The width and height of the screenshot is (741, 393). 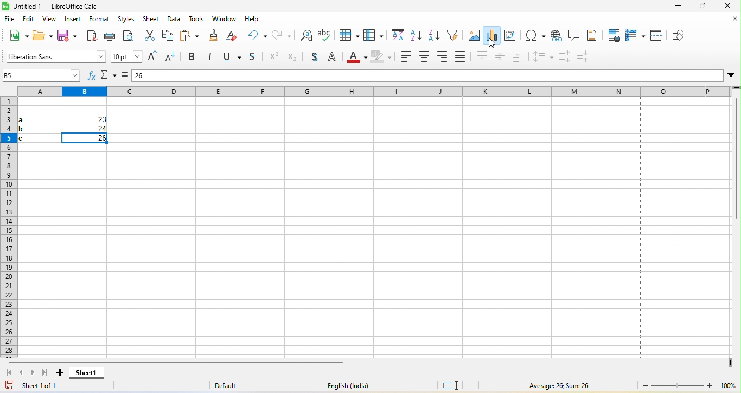 I want to click on special character, so click(x=535, y=35).